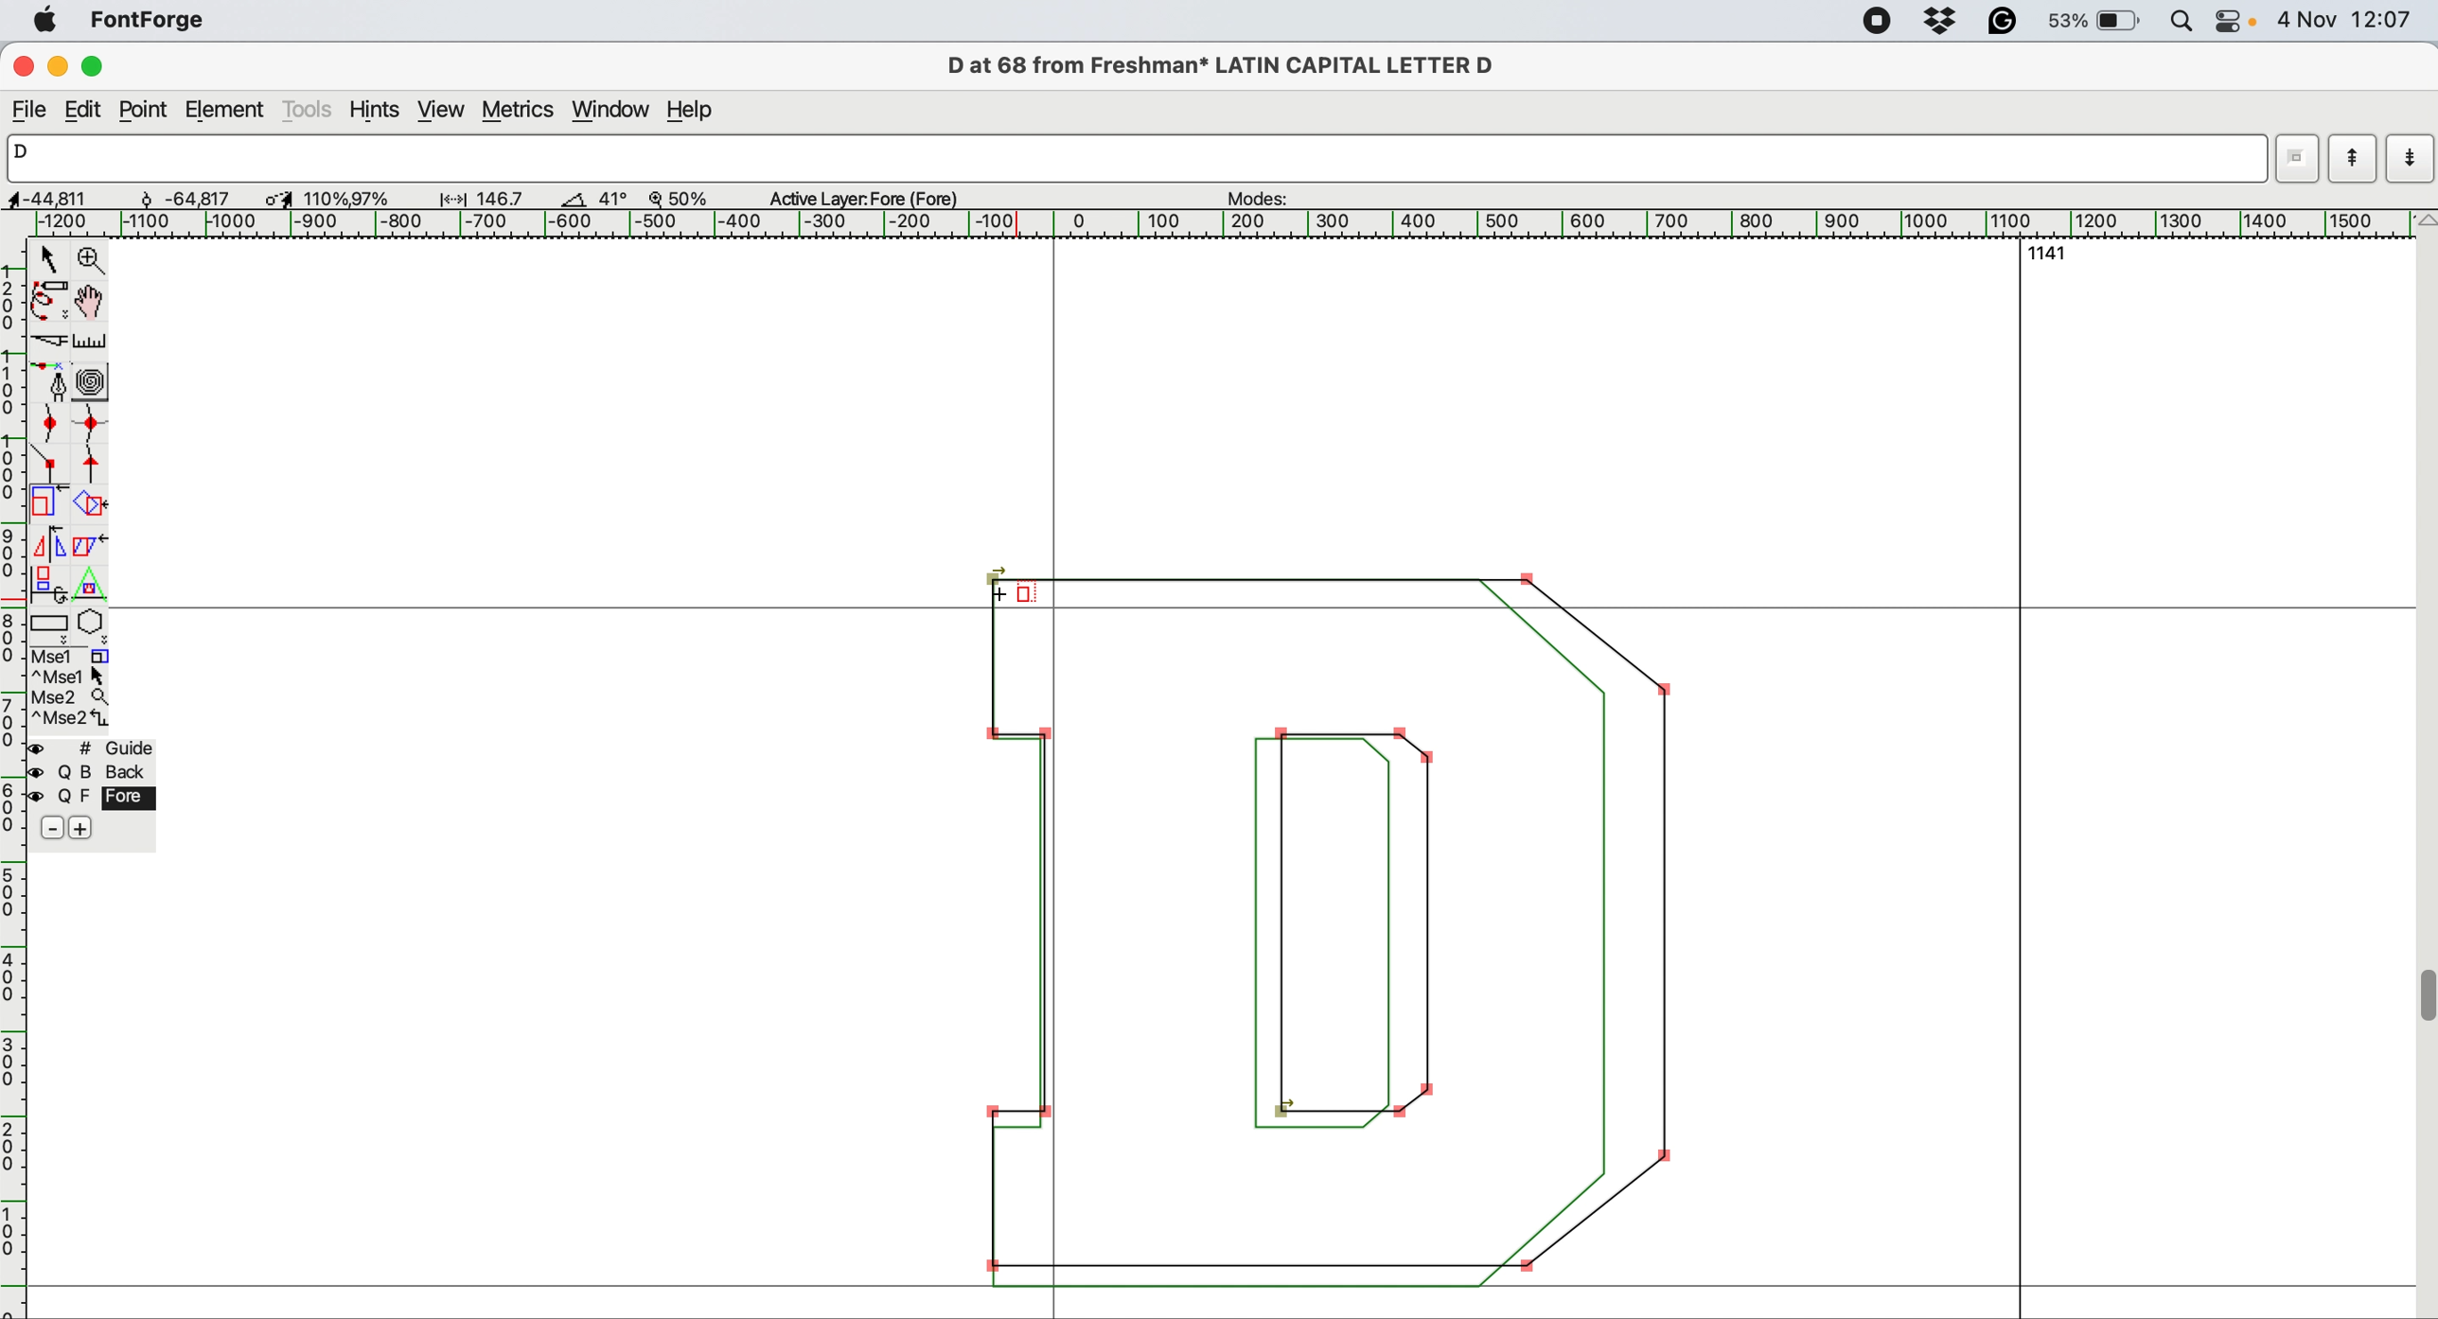 Image resolution: width=2438 pixels, height=1319 pixels. Describe the element at coordinates (89, 110) in the screenshot. I see `edit` at that location.